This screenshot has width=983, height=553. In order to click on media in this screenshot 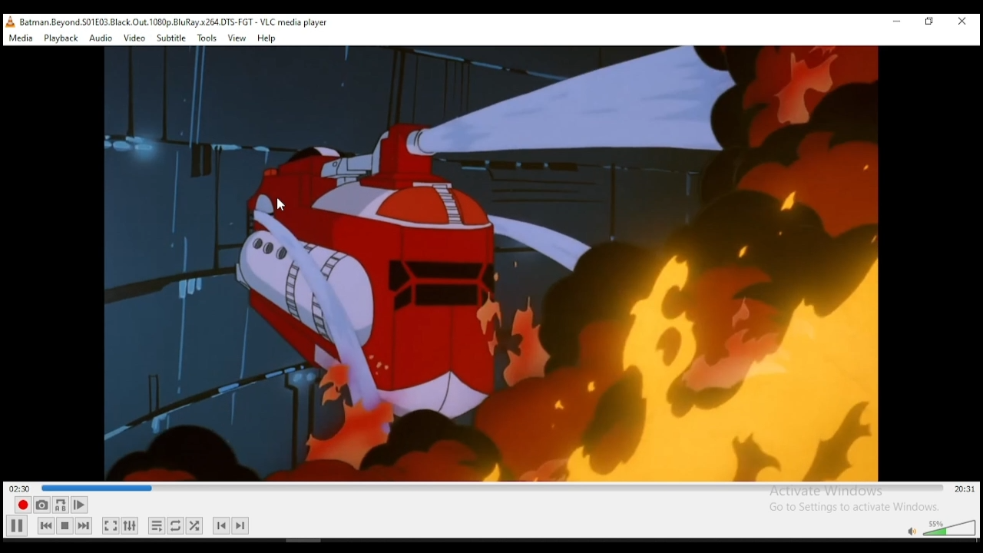, I will do `click(20, 38)`.